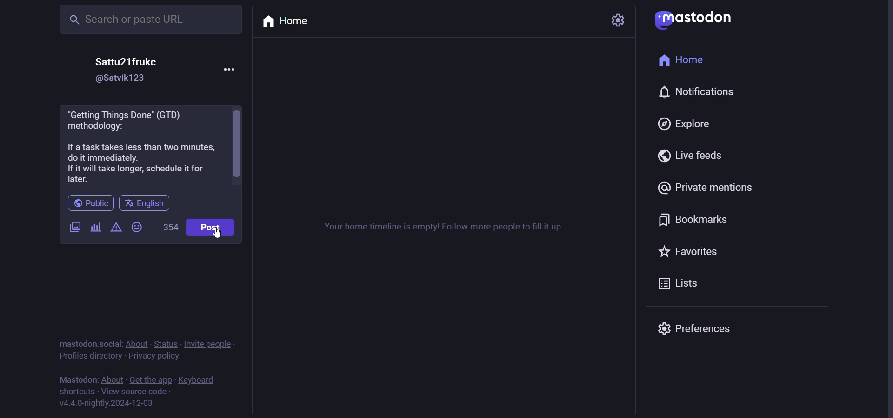 This screenshot has height=418, width=893. What do you see at coordinates (696, 220) in the screenshot?
I see `bookmarks` at bounding box center [696, 220].